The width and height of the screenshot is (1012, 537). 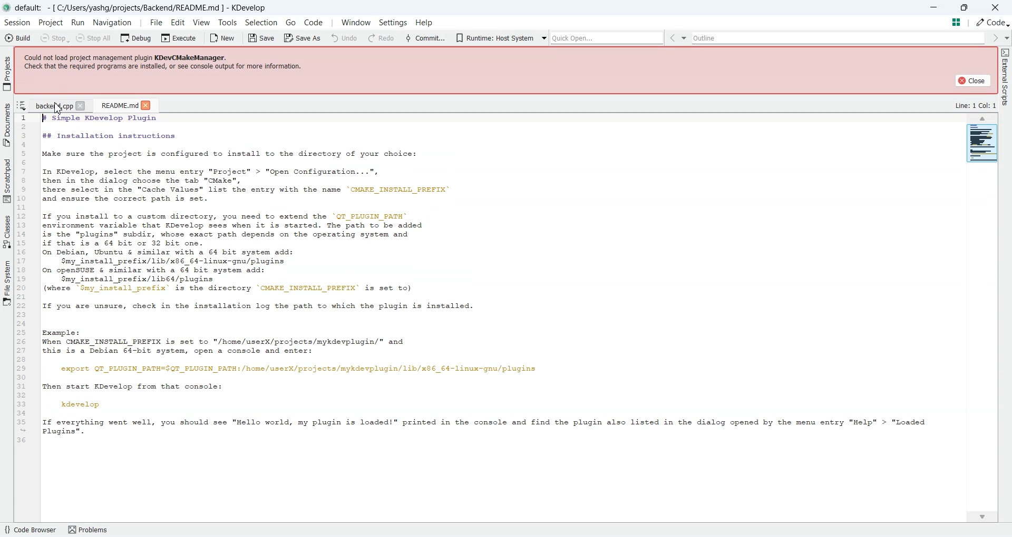 I want to click on Run, so click(x=79, y=23).